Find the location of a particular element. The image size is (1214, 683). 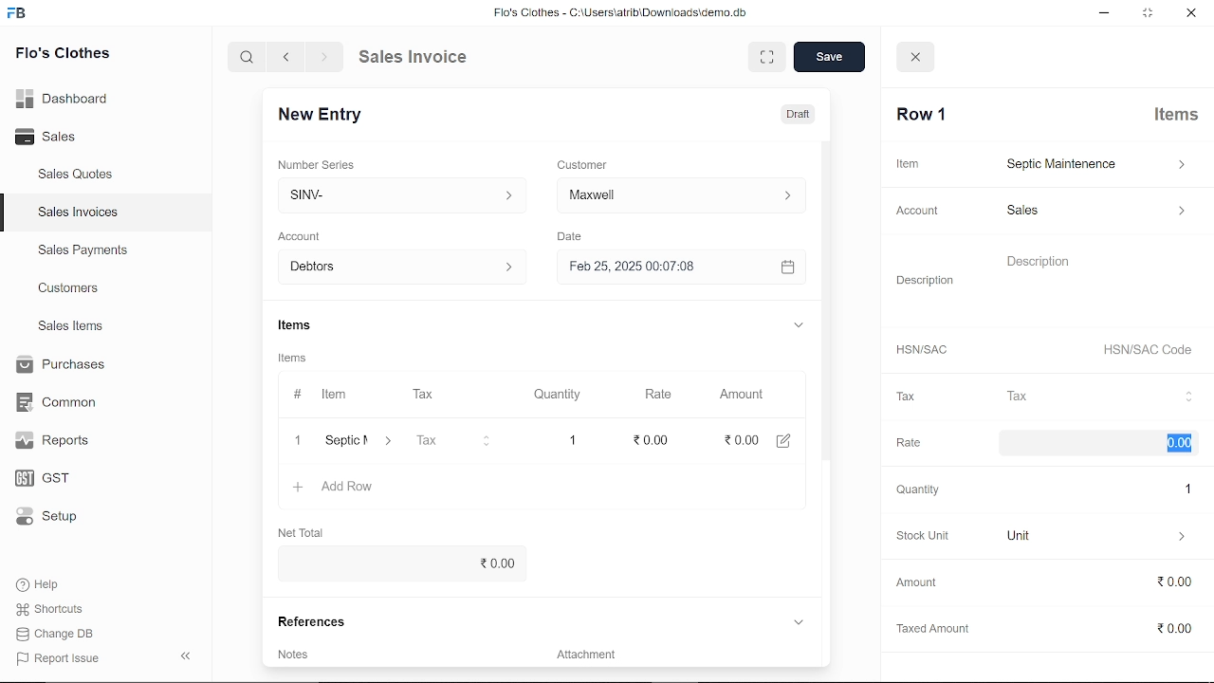

0.00 is located at coordinates (1167, 630).